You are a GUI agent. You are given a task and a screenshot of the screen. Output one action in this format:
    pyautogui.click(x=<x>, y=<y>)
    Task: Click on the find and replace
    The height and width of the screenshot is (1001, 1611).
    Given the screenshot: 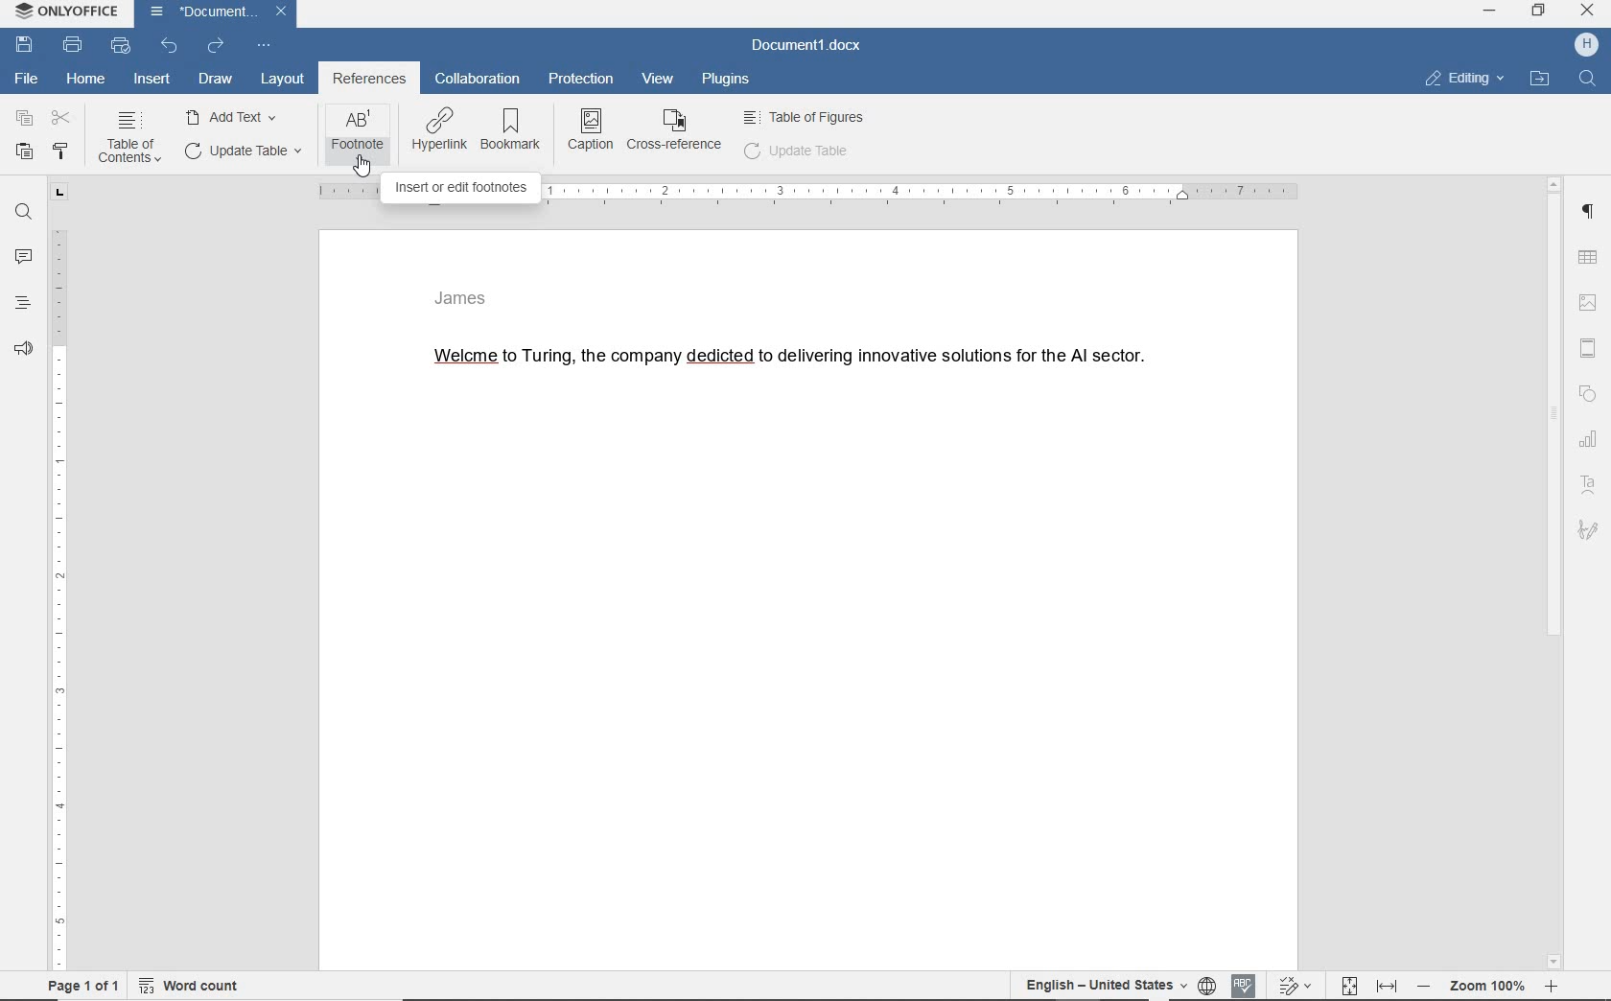 What is the action you would take?
    pyautogui.click(x=23, y=215)
    